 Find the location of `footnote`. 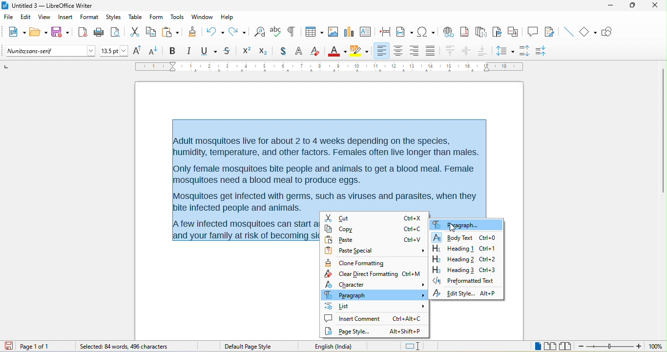

footnote is located at coordinates (464, 31).